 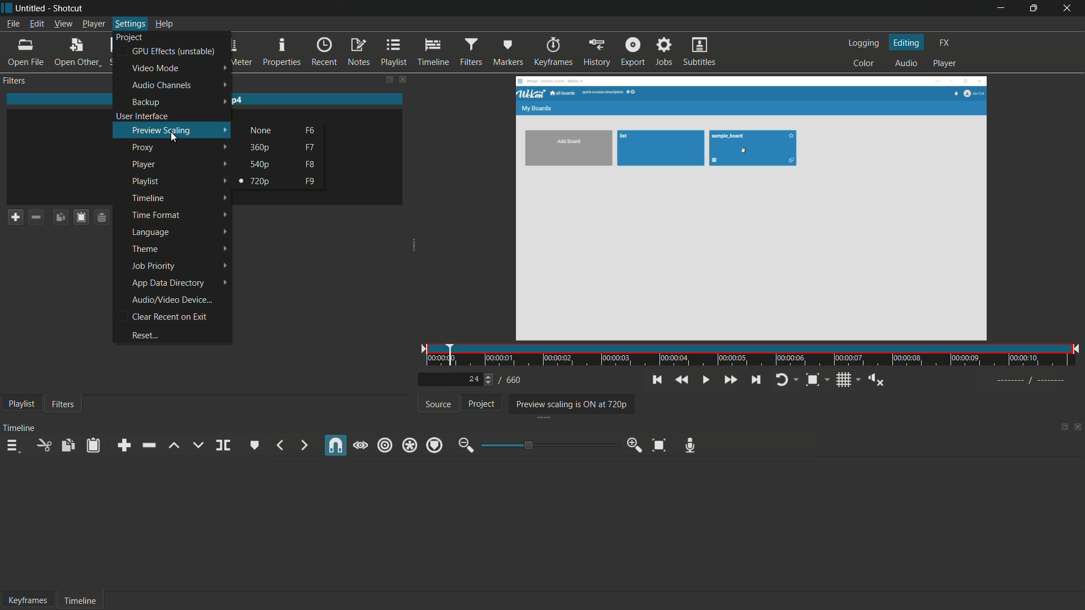 I want to click on playlist, so click(x=394, y=52).